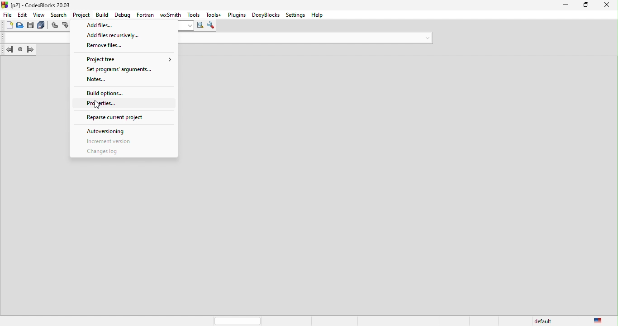 This screenshot has width=618, height=326. What do you see at coordinates (43, 26) in the screenshot?
I see `save everything` at bounding box center [43, 26].